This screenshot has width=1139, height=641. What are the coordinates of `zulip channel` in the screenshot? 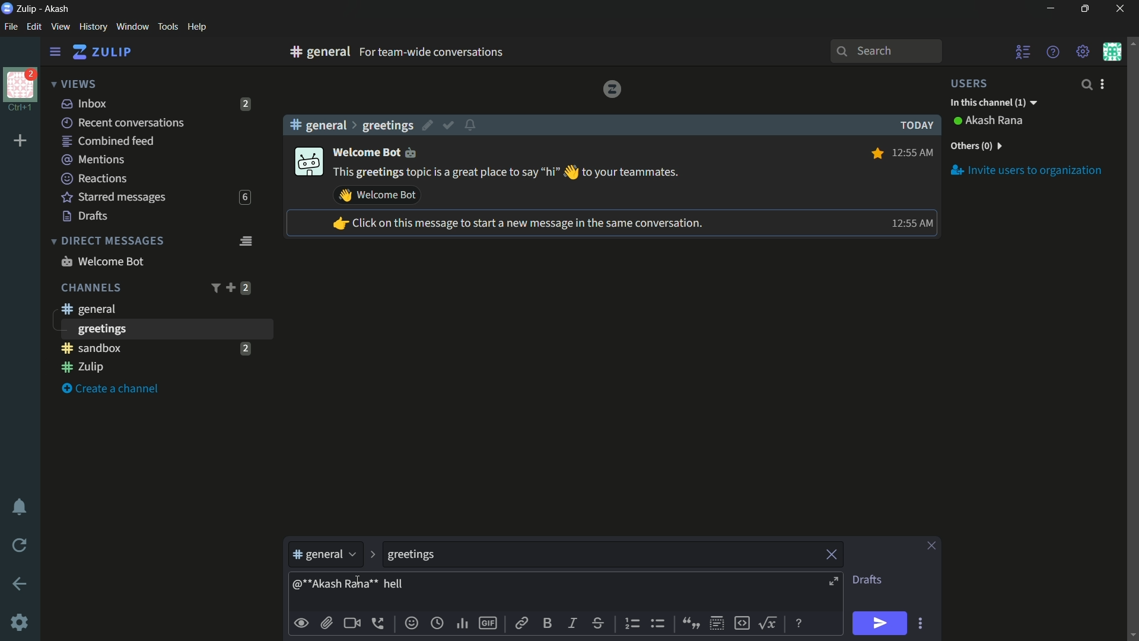 It's located at (160, 368).